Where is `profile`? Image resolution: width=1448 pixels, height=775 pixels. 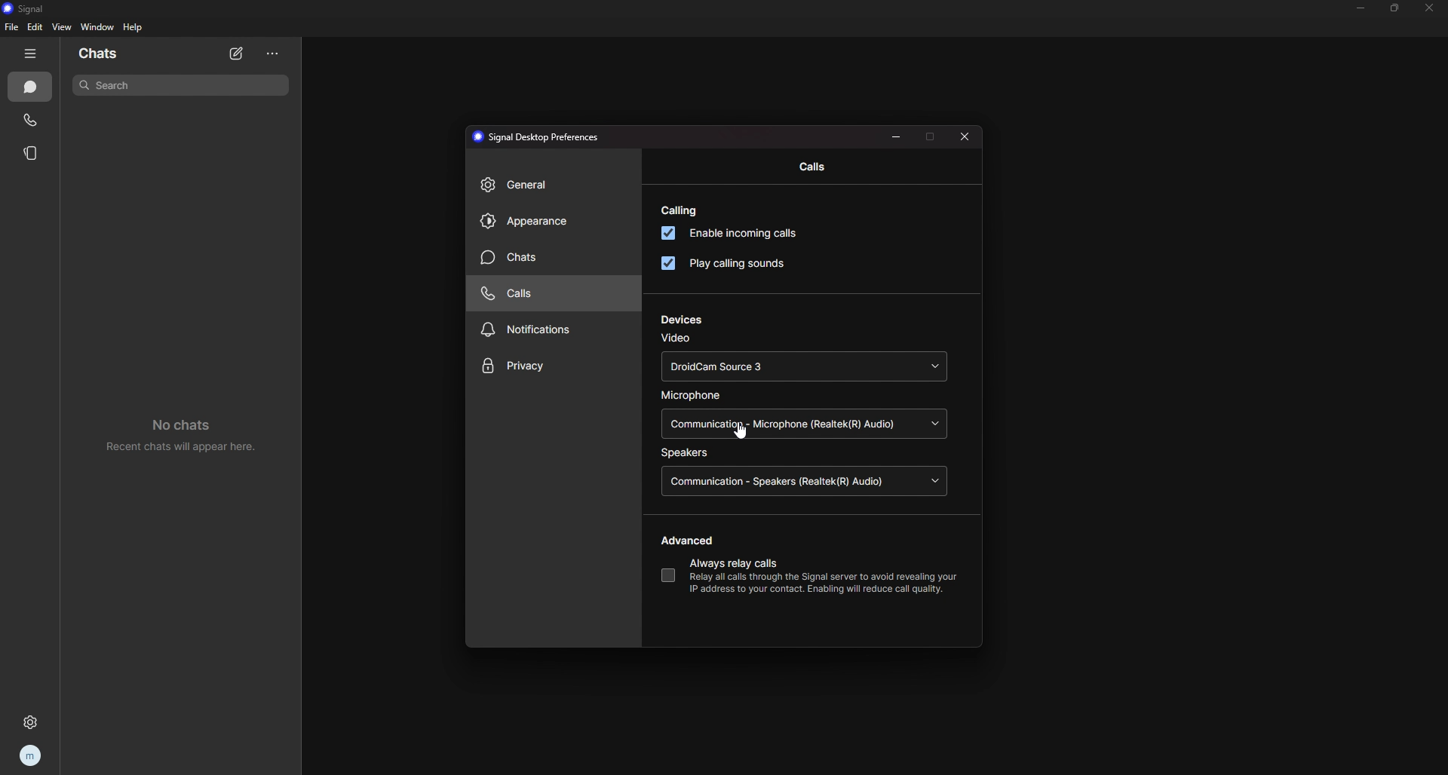
profile is located at coordinates (29, 755).